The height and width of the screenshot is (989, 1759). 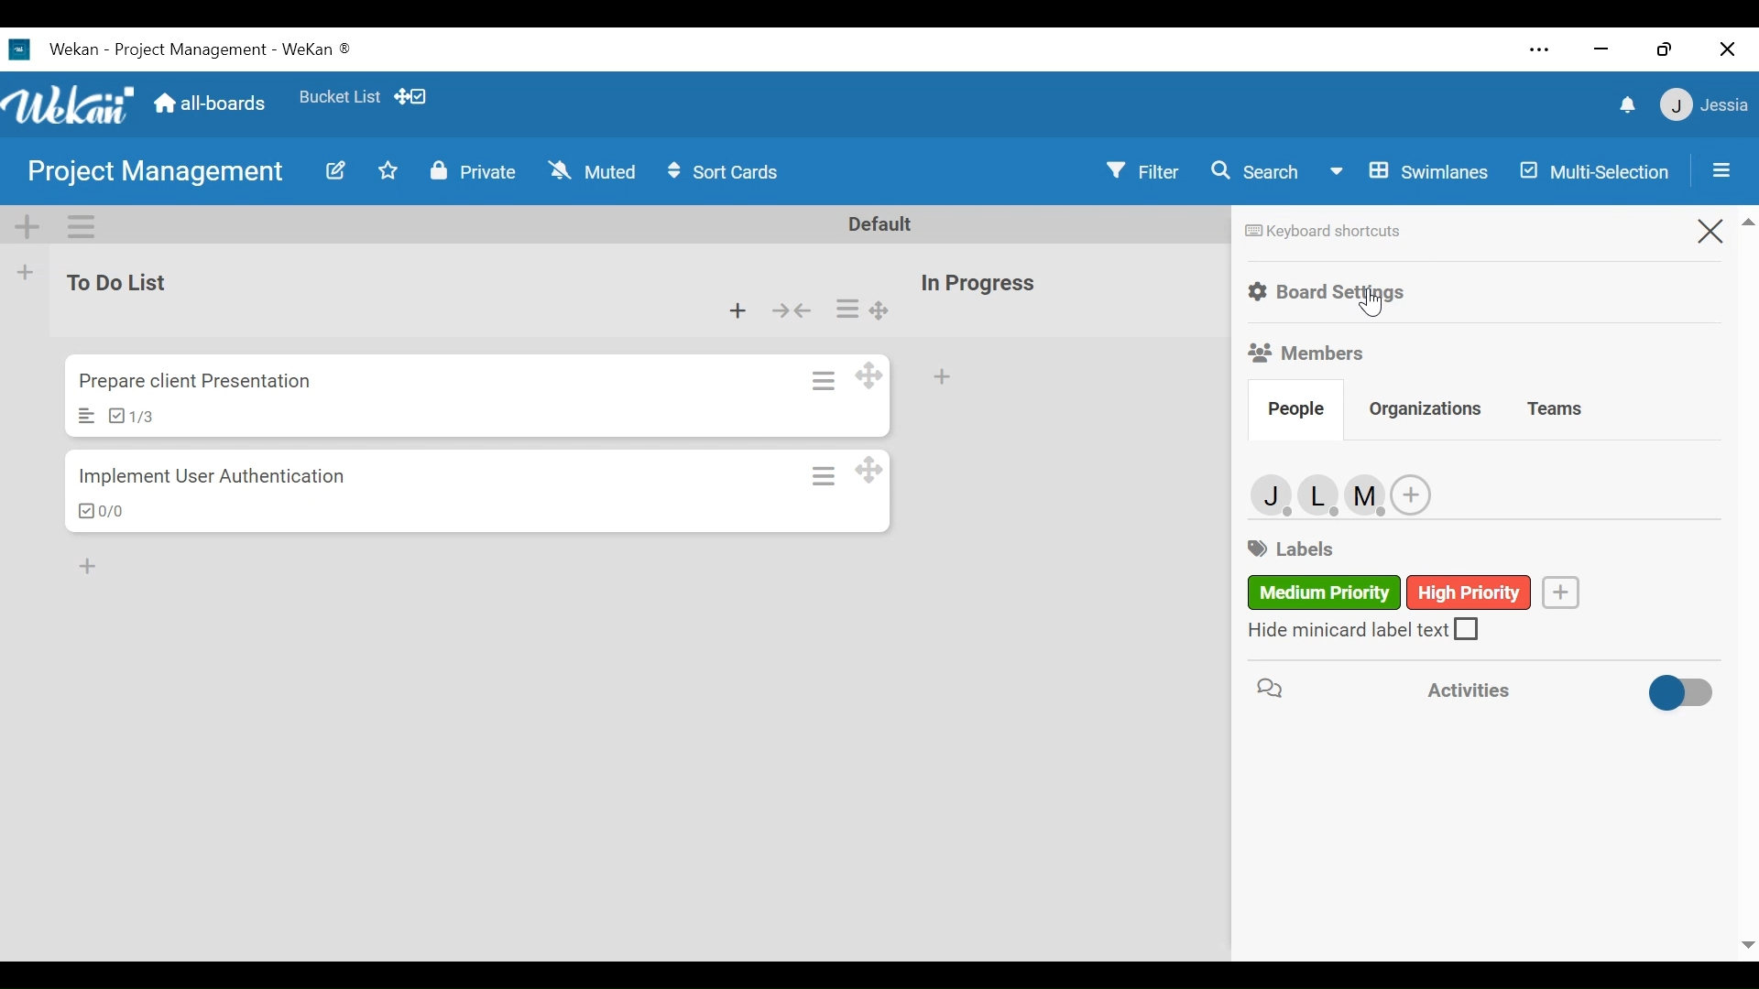 I want to click on Card actions, so click(x=847, y=309).